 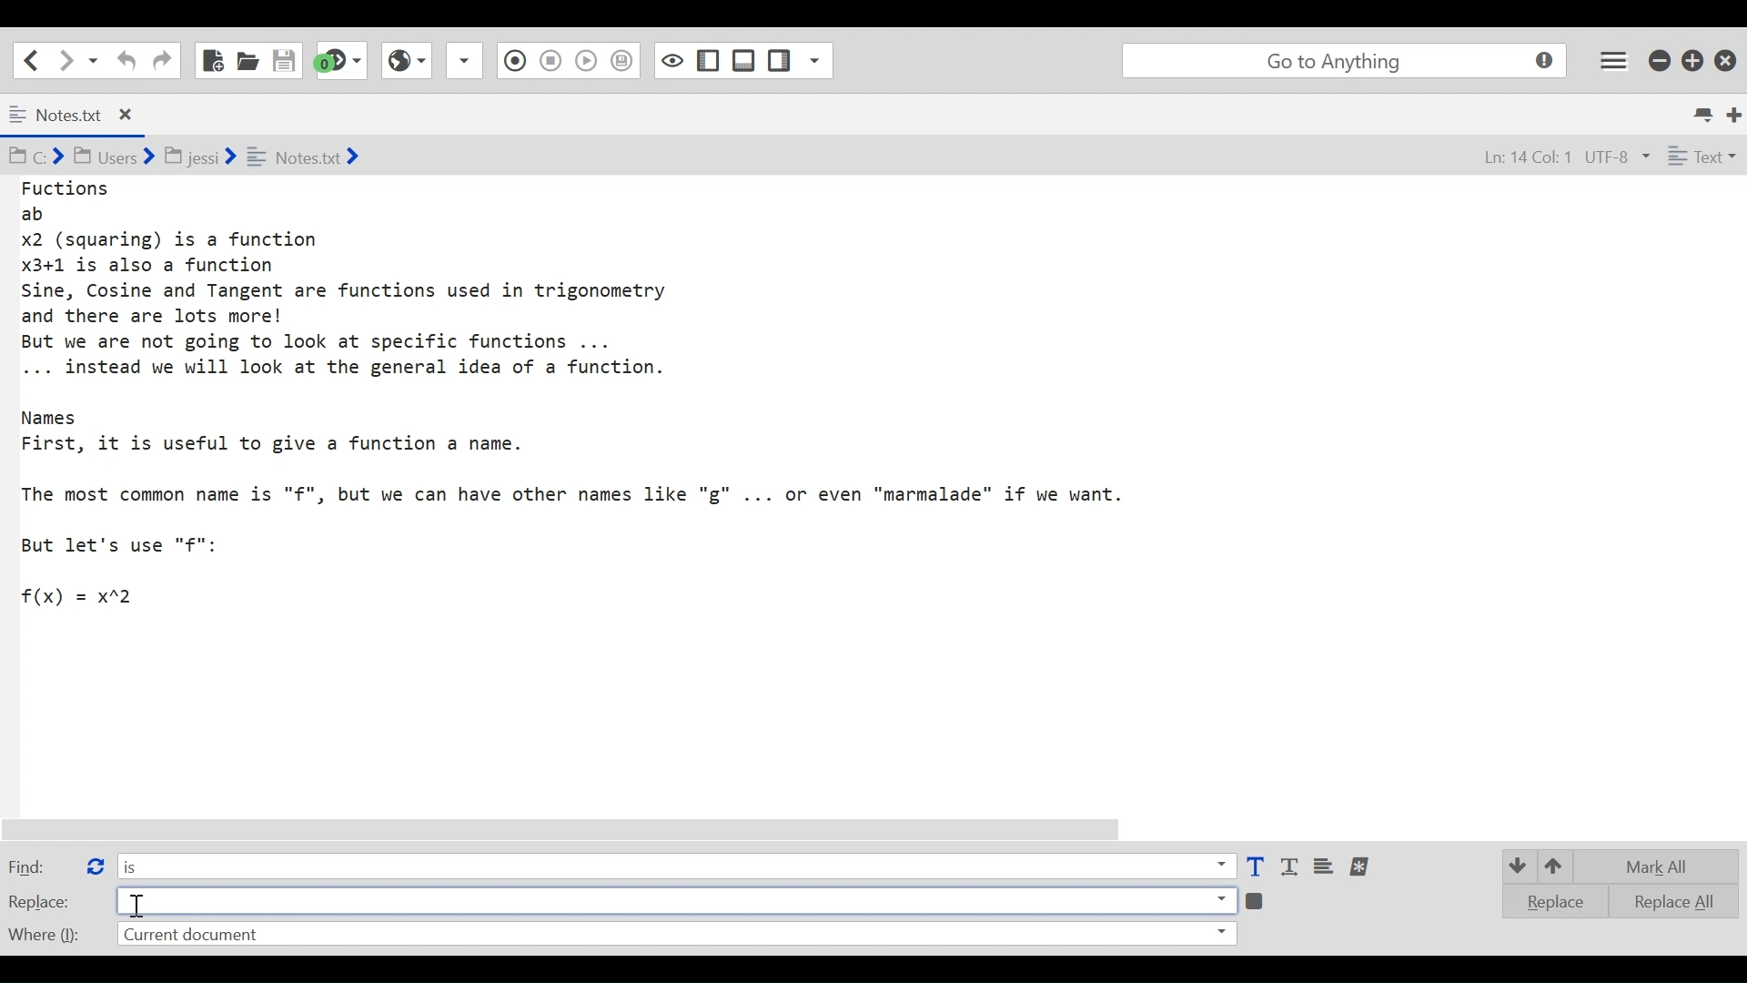 What do you see at coordinates (1615, 59) in the screenshot?
I see `Application menu` at bounding box center [1615, 59].